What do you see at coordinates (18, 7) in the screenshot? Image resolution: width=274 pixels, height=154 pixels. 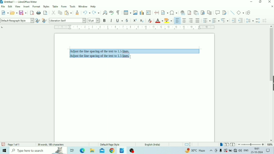 I see `View` at bounding box center [18, 7].